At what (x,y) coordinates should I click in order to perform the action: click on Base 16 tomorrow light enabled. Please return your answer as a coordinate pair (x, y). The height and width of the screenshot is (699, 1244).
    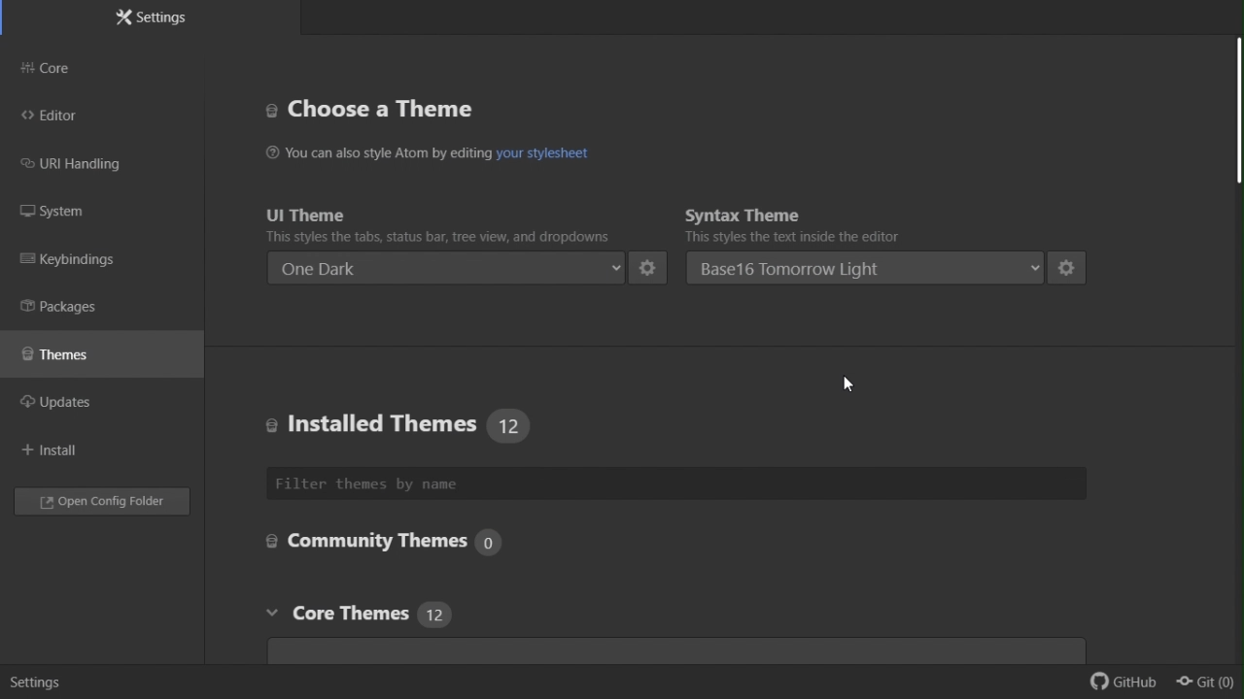
    Looking at the image, I should click on (862, 266).